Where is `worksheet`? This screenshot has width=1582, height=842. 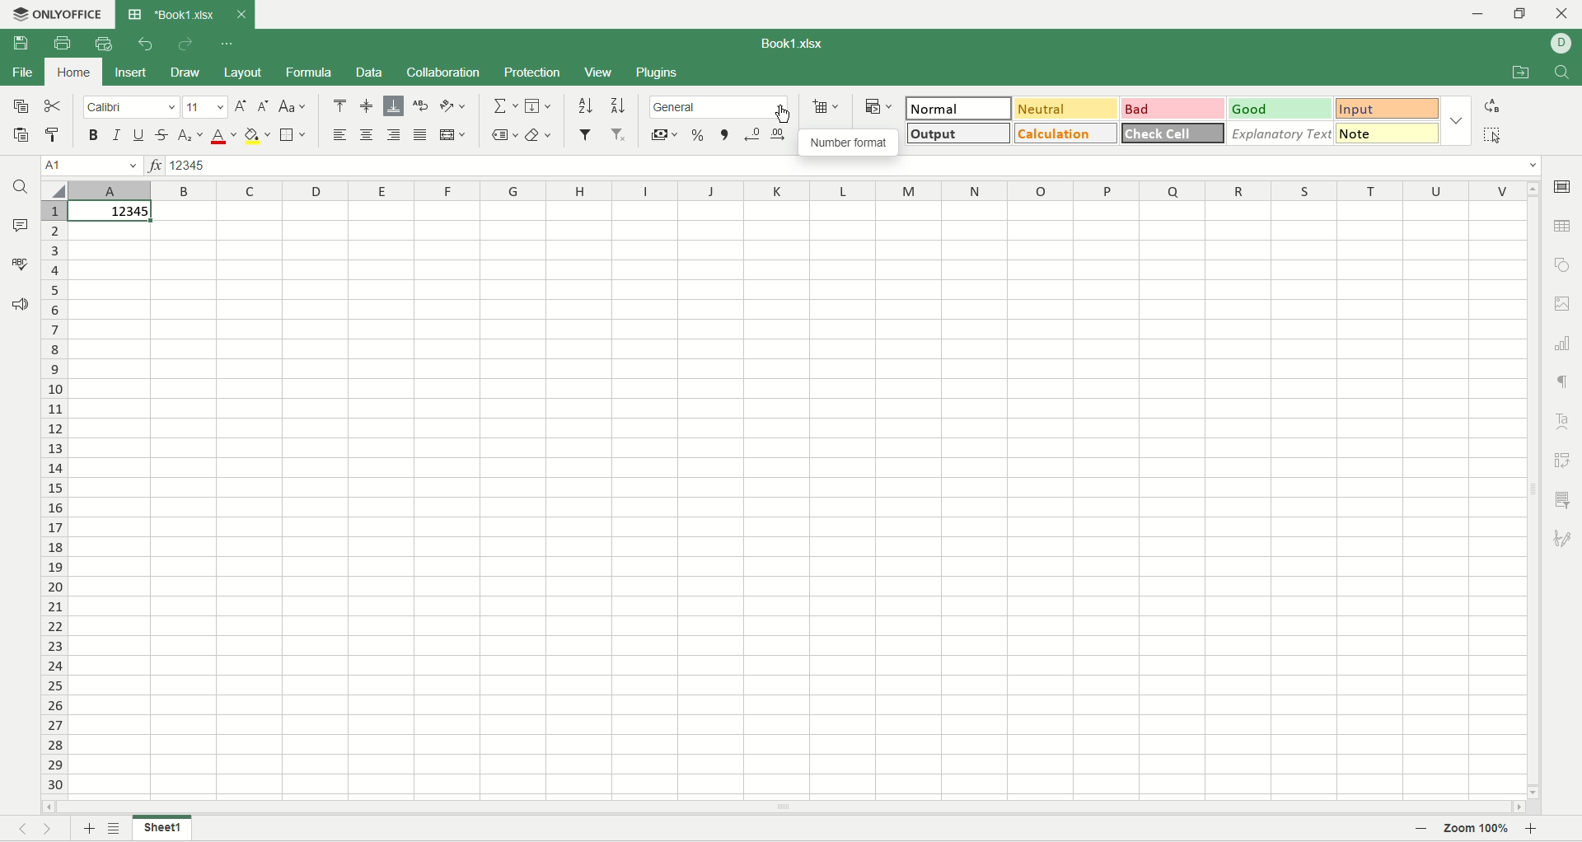
worksheet is located at coordinates (797, 498).